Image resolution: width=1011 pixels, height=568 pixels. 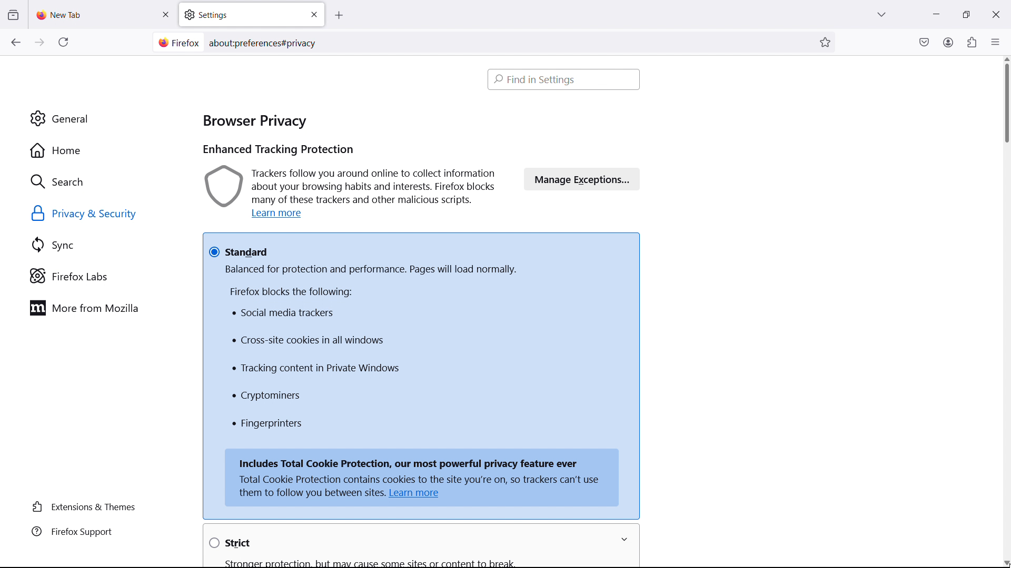 What do you see at coordinates (948, 42) in the screenshot?
I see `account` at bounding box center [948, 42].